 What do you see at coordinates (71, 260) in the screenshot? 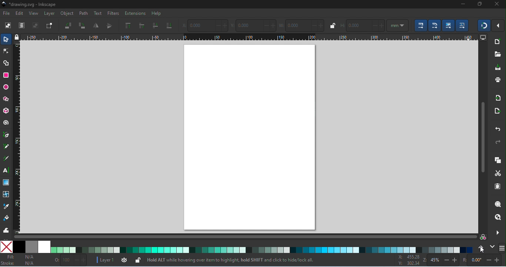
I see `opacity` at bounding box center [71, 260].